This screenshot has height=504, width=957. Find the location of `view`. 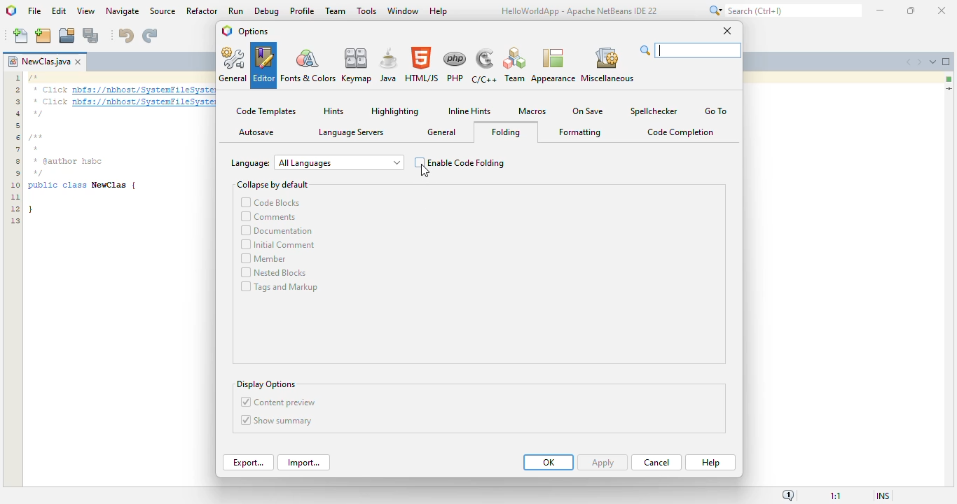

view is located at coordinates (86, 10).